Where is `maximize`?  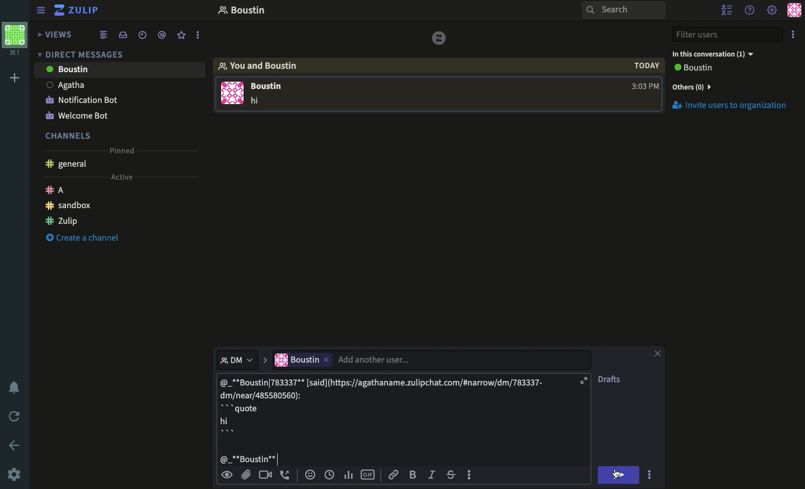 maximize is located at coordinates (584, 380).